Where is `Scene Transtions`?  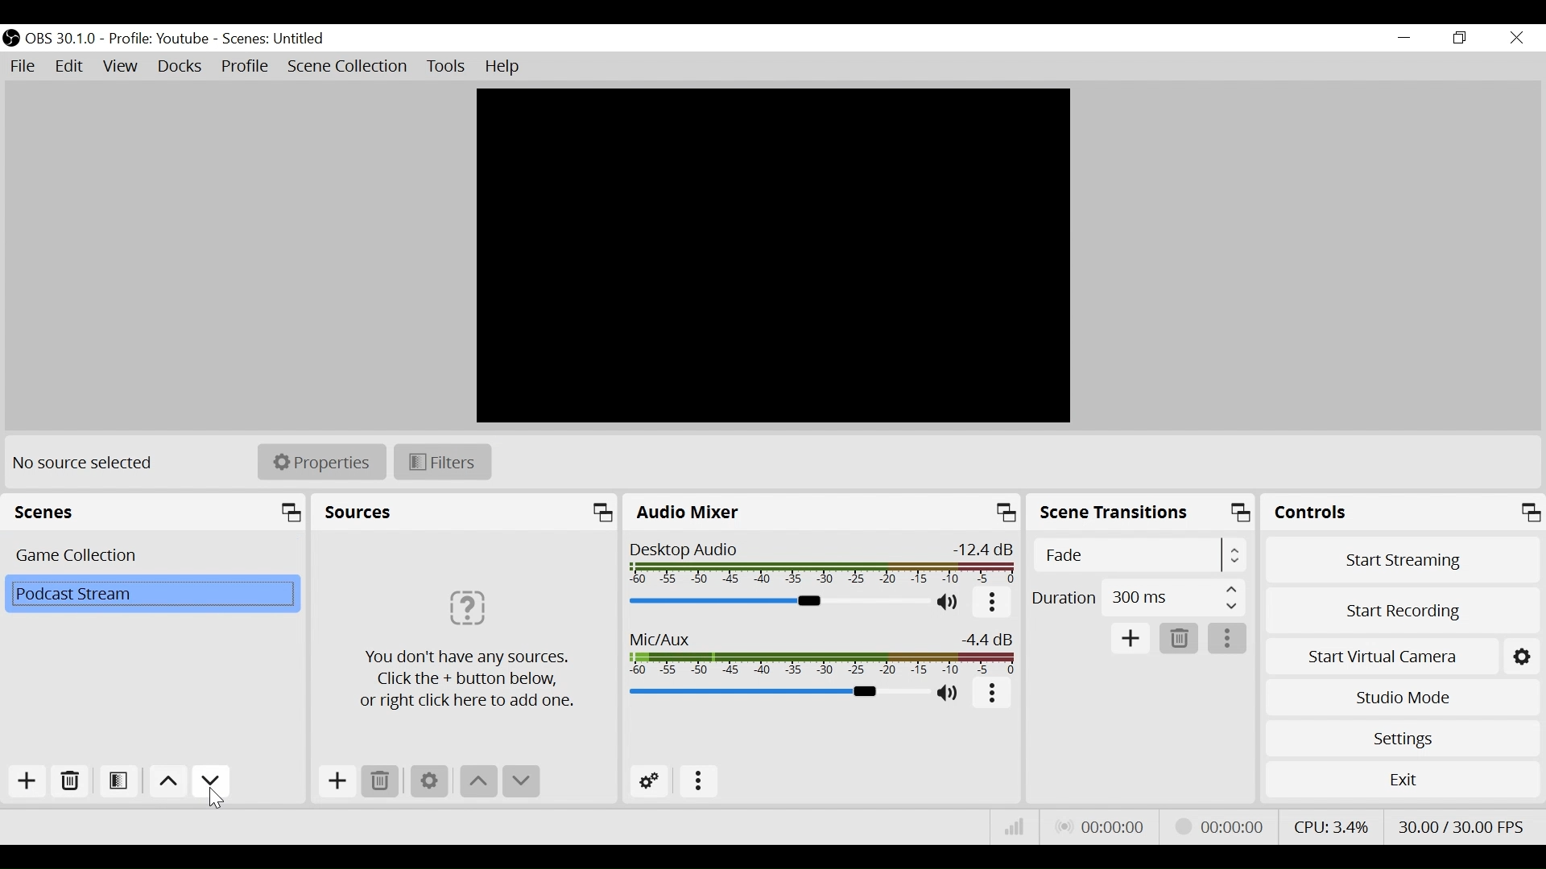
Scene Transtions is located at coordinates (1142, 513).